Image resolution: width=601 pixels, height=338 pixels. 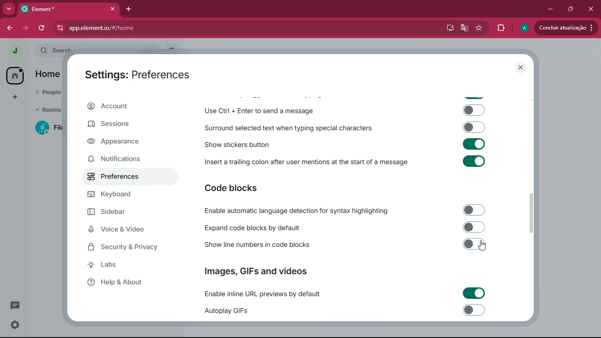 What do you see at coordinates (124, 124) in the screenshot?
I see `sessions` at bounding box center [124, 124].